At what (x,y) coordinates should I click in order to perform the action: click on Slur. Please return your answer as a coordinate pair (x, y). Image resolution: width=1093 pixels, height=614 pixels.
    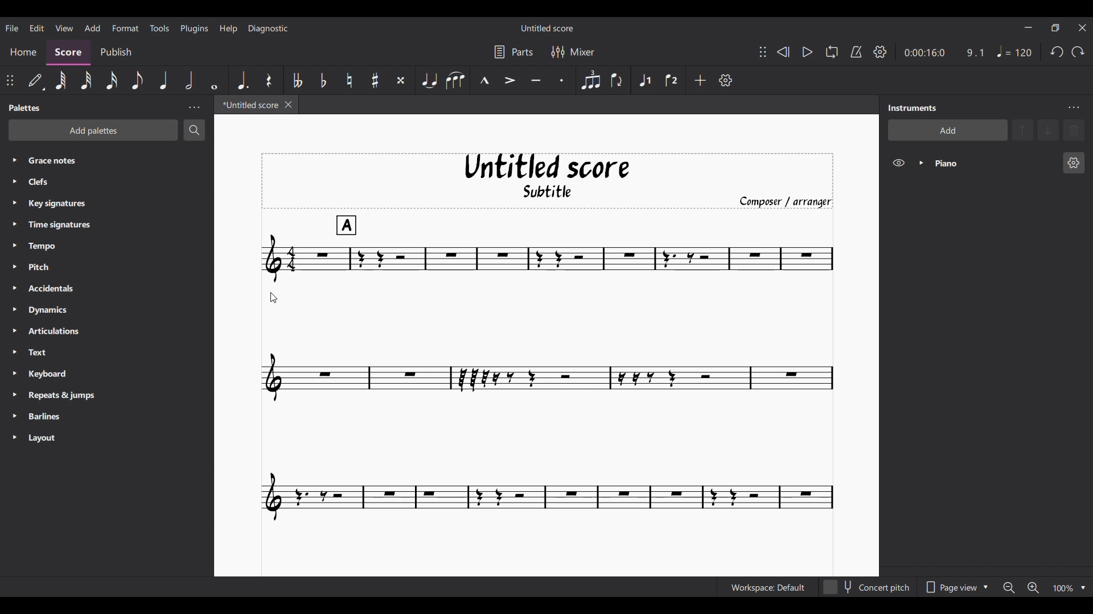
    Looking at the image, I should click on (455, 80).